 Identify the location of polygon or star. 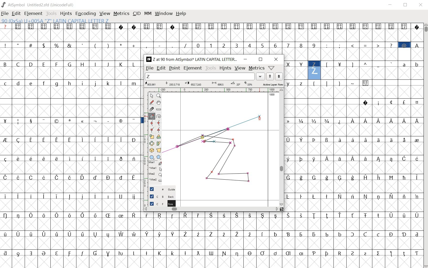
(159, 157).